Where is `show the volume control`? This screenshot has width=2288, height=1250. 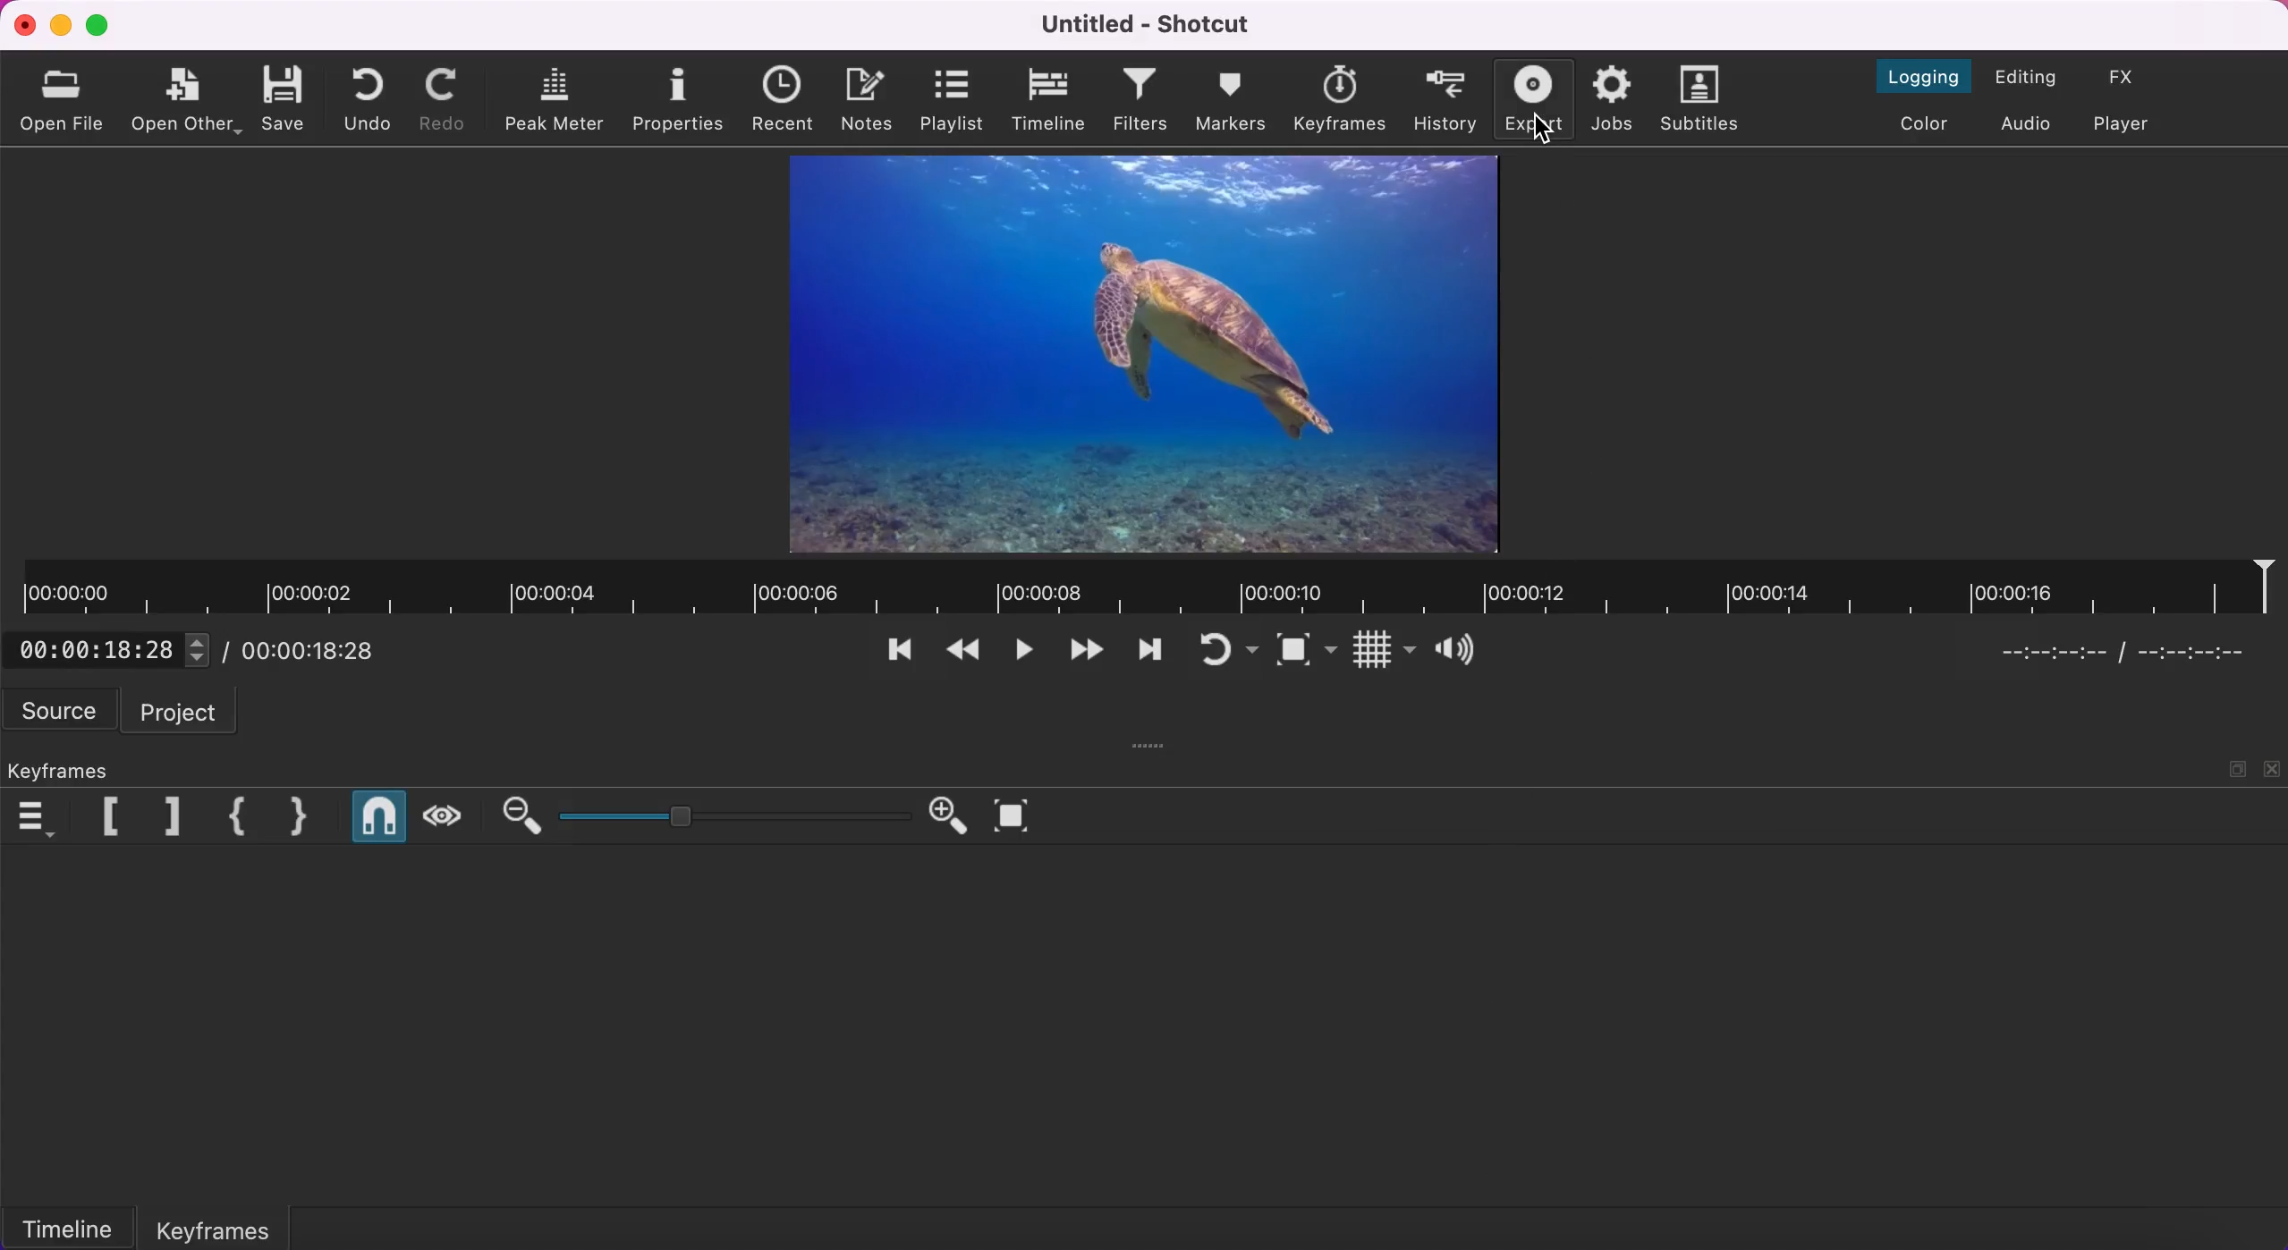
show the volume control is located at coordinates (1462, 649).